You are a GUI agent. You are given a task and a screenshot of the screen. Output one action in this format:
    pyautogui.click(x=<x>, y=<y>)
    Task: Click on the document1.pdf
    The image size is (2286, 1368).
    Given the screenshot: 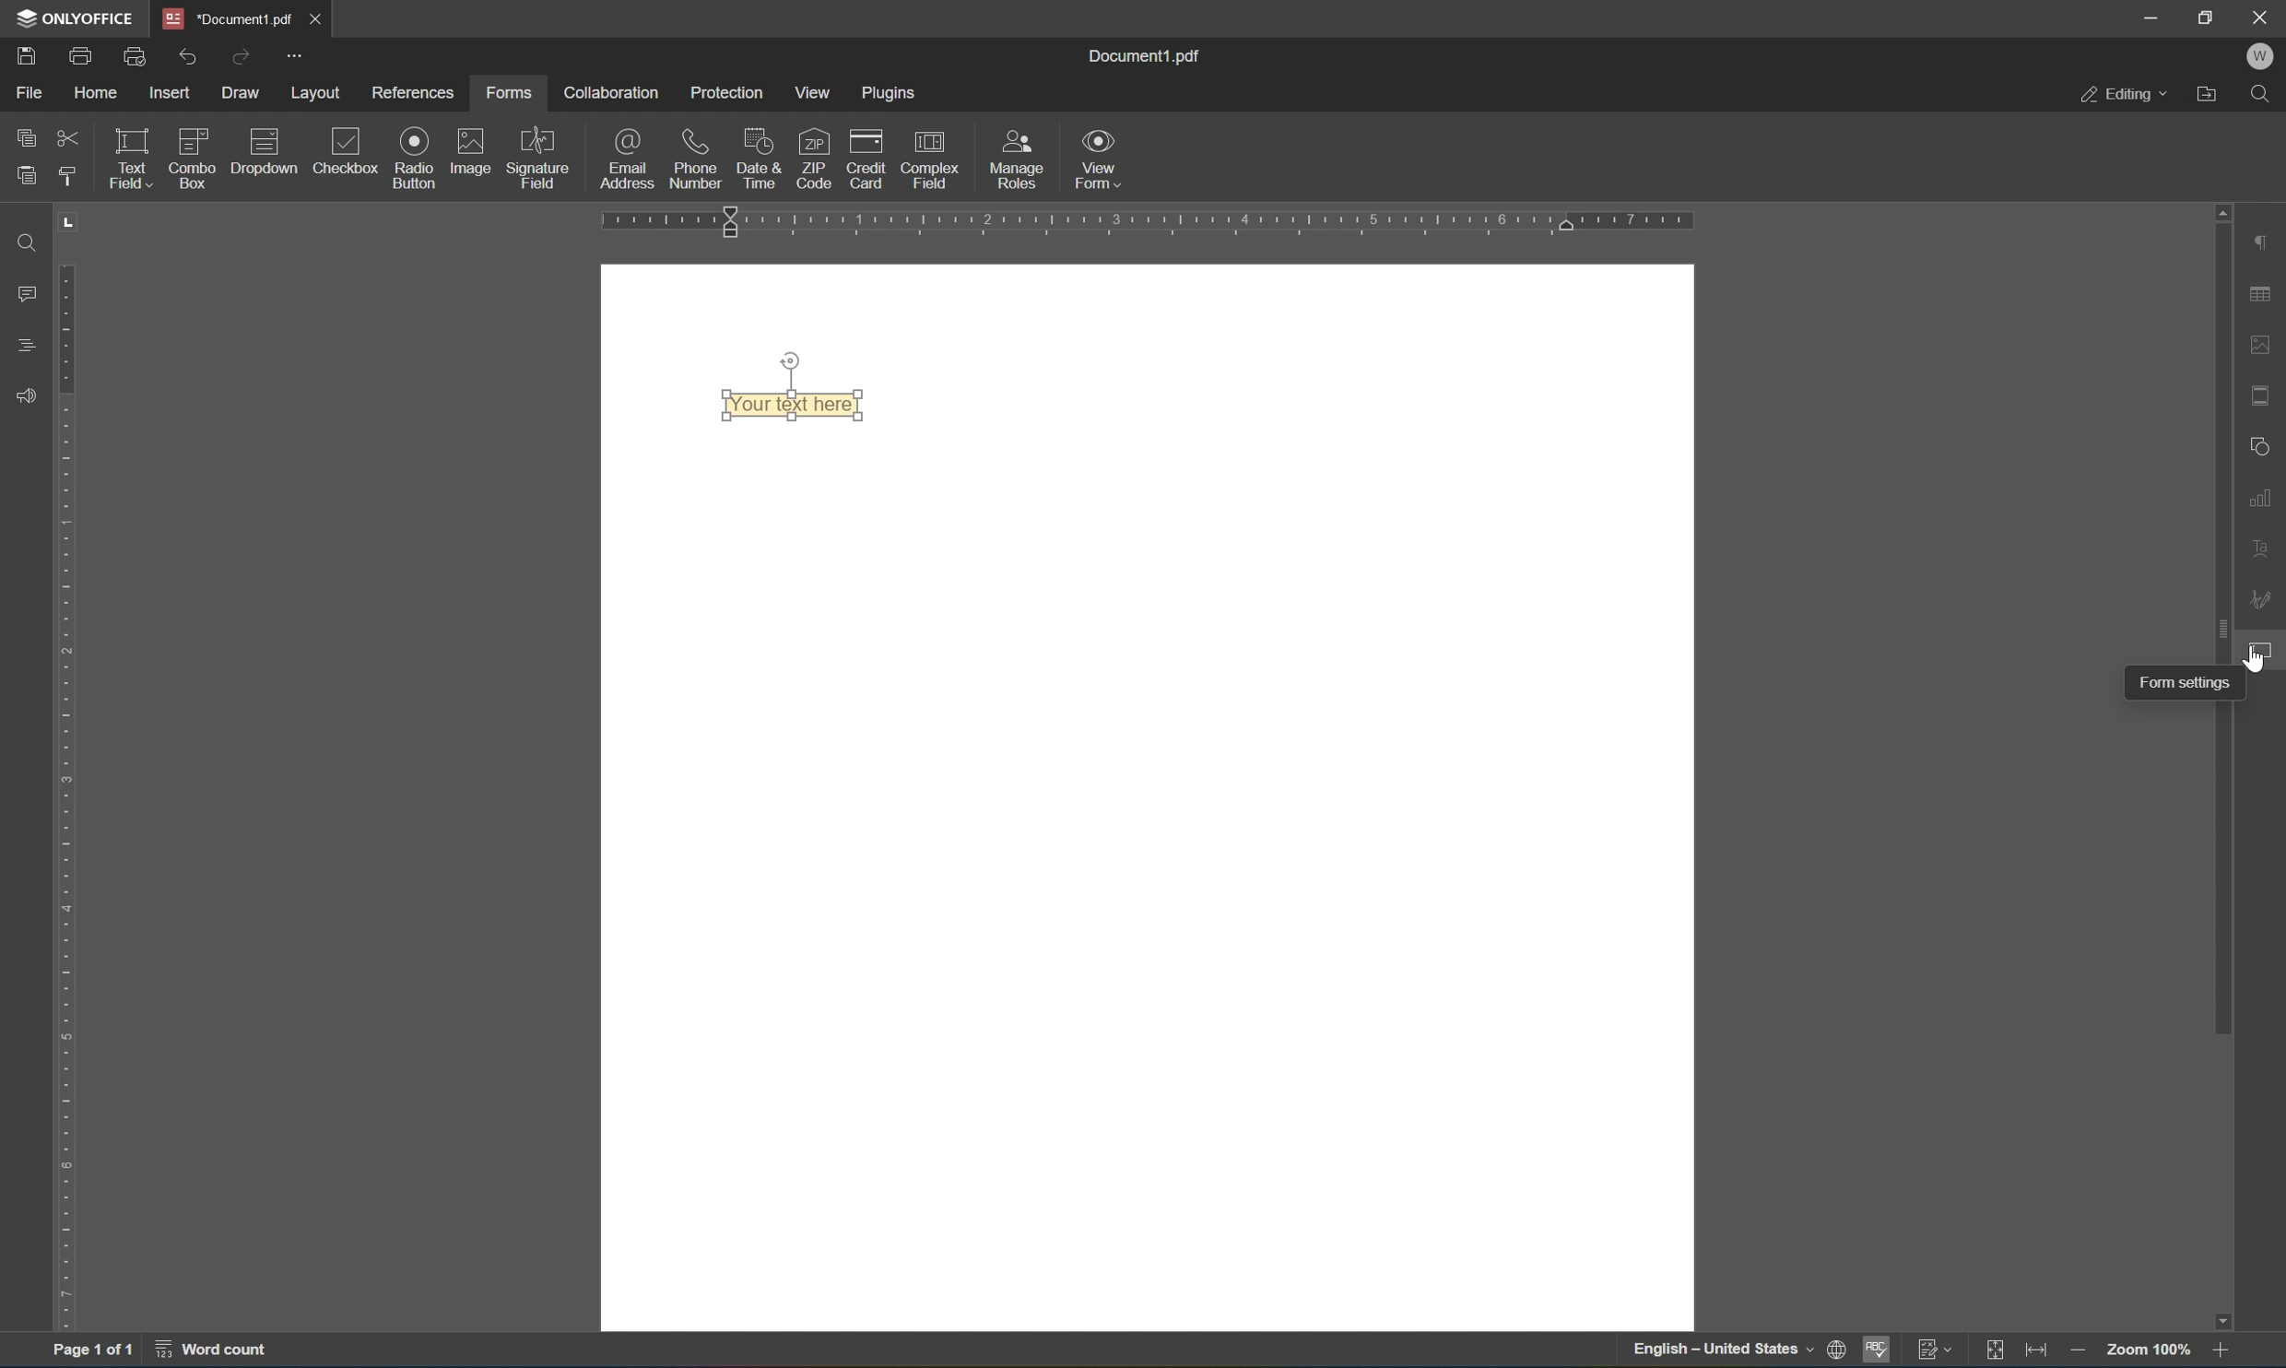 What is the action you would take?
    pyautogui.click(x=1151, y=55)
    